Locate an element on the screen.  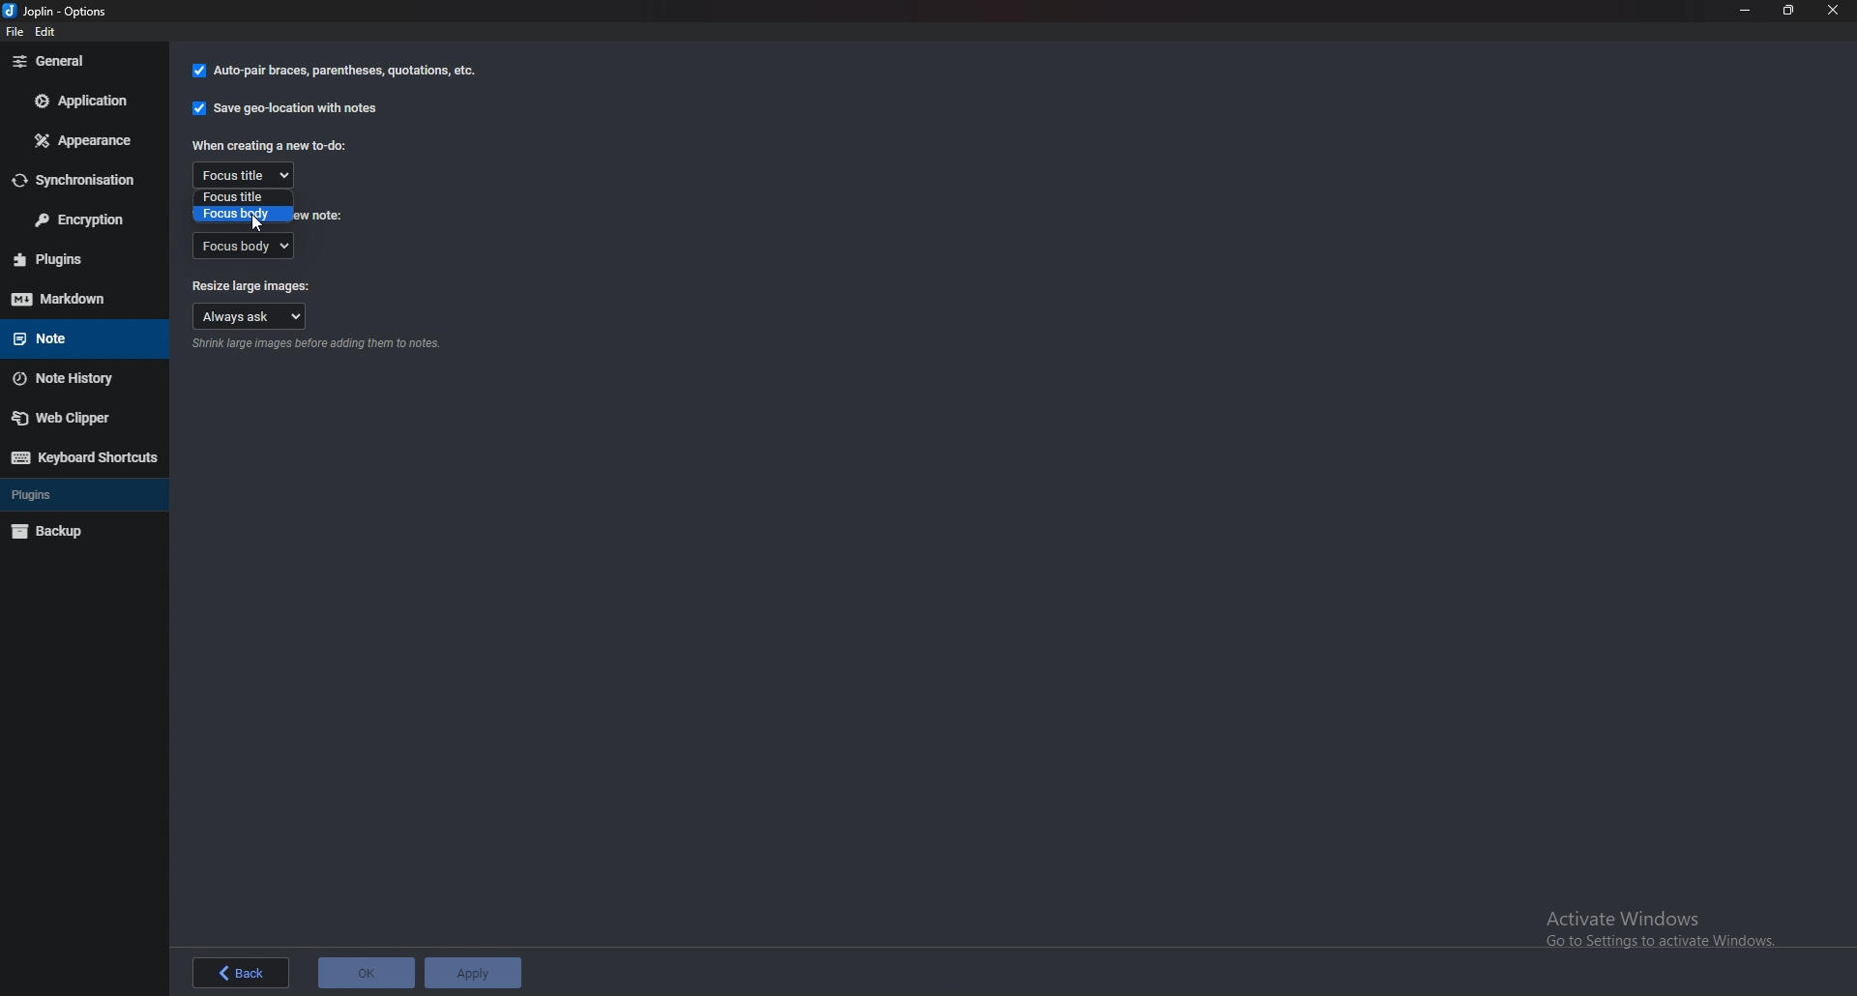
close is located at coordinates (1833, 11).